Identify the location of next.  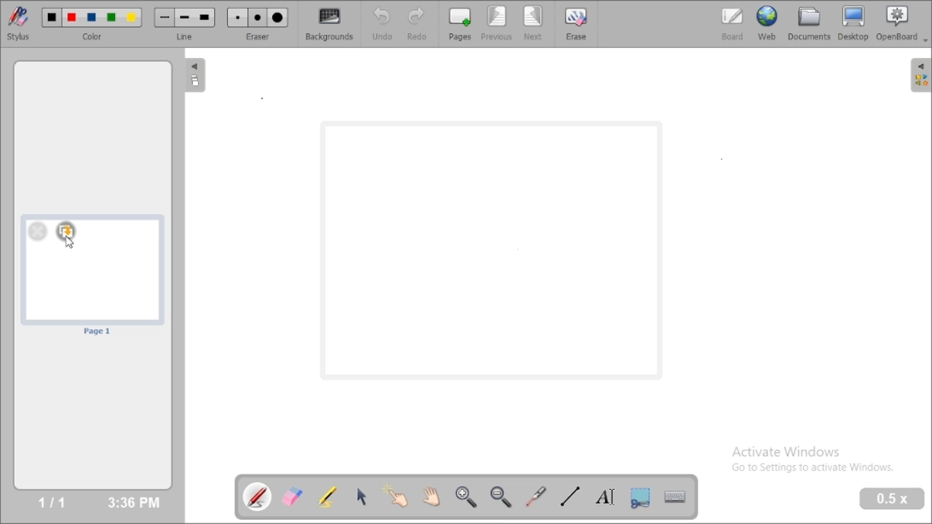
(534, 23).